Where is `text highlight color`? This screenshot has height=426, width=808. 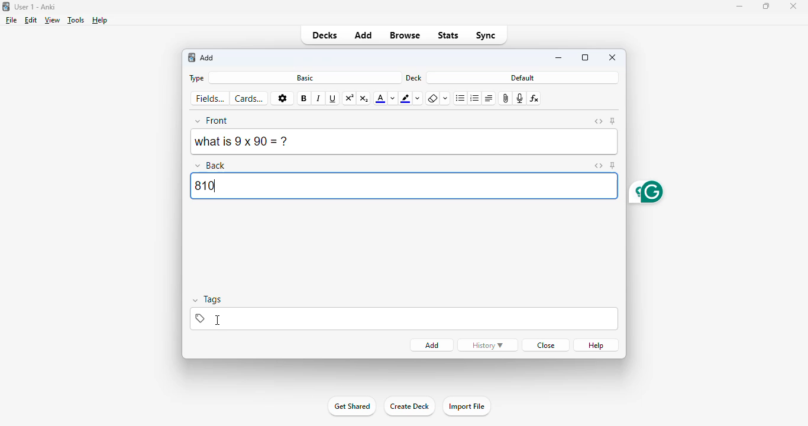
text highlight color is located at coordinates (406, 98).